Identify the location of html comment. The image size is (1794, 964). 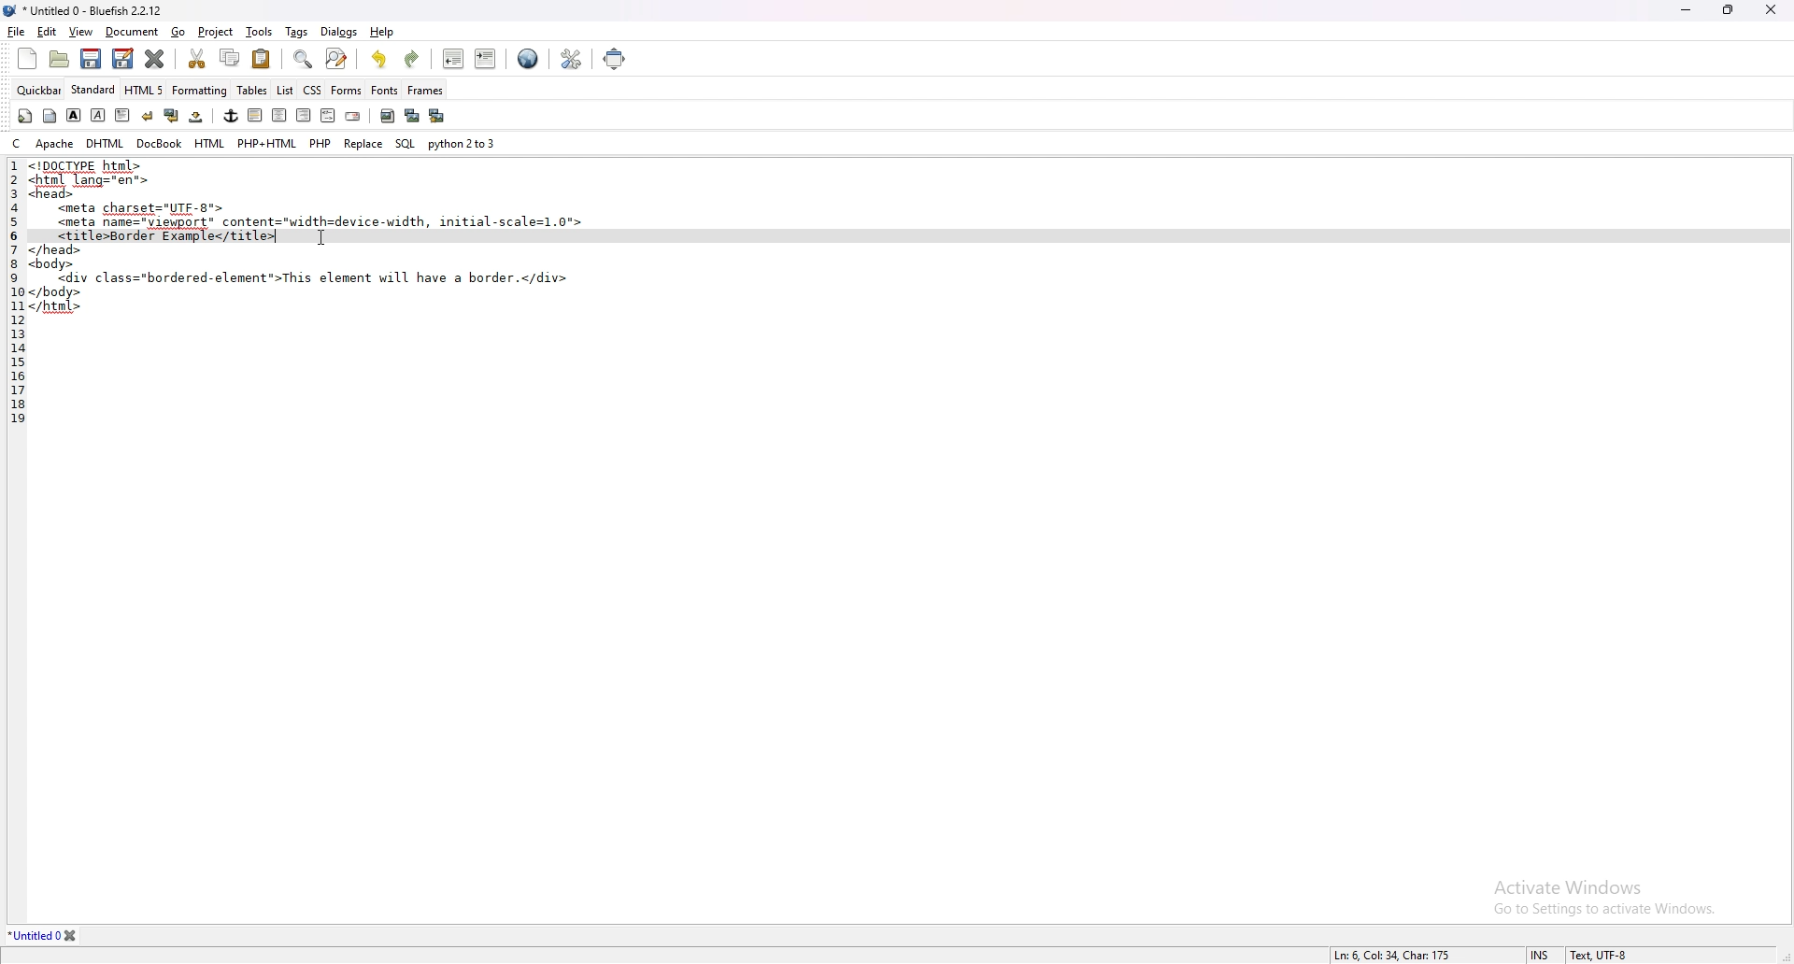
(327, 116).